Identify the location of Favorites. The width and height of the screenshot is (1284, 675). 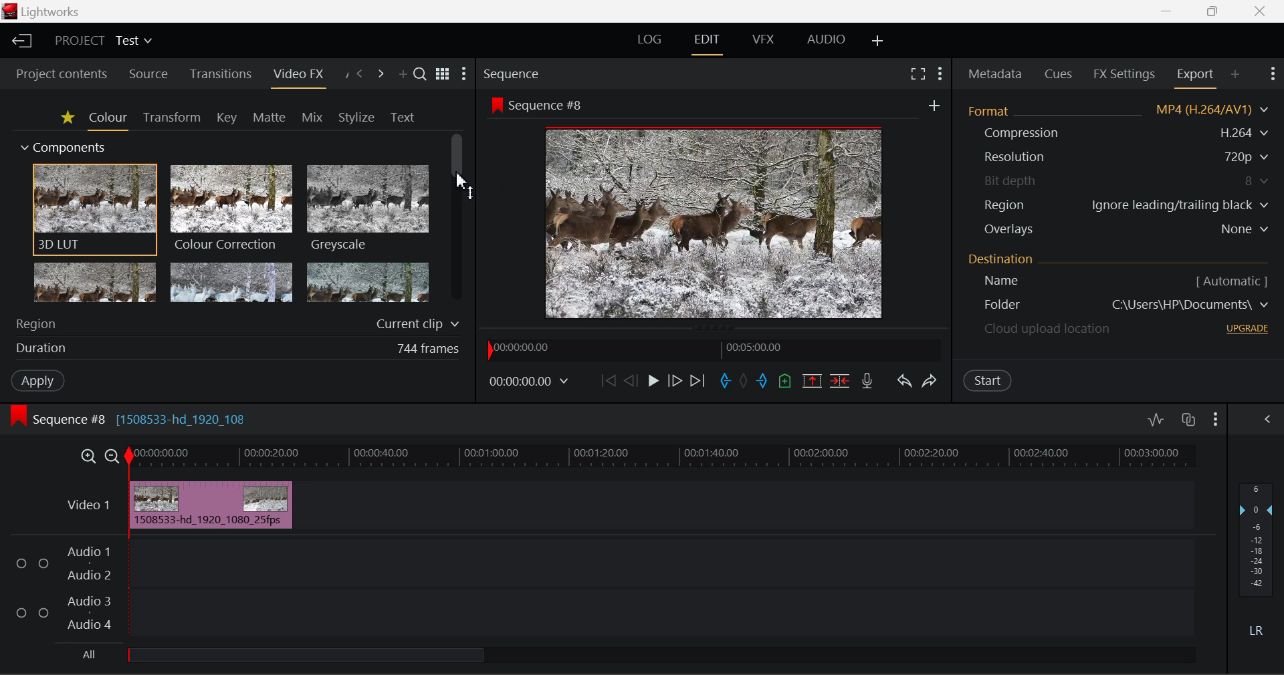
(66, 118).